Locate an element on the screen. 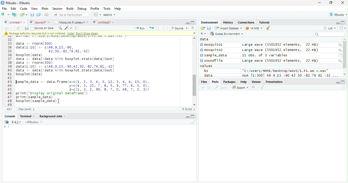 Image resolution: width=348 pixels, height=183 pixels. Environment is located at coordinates (210, 22).